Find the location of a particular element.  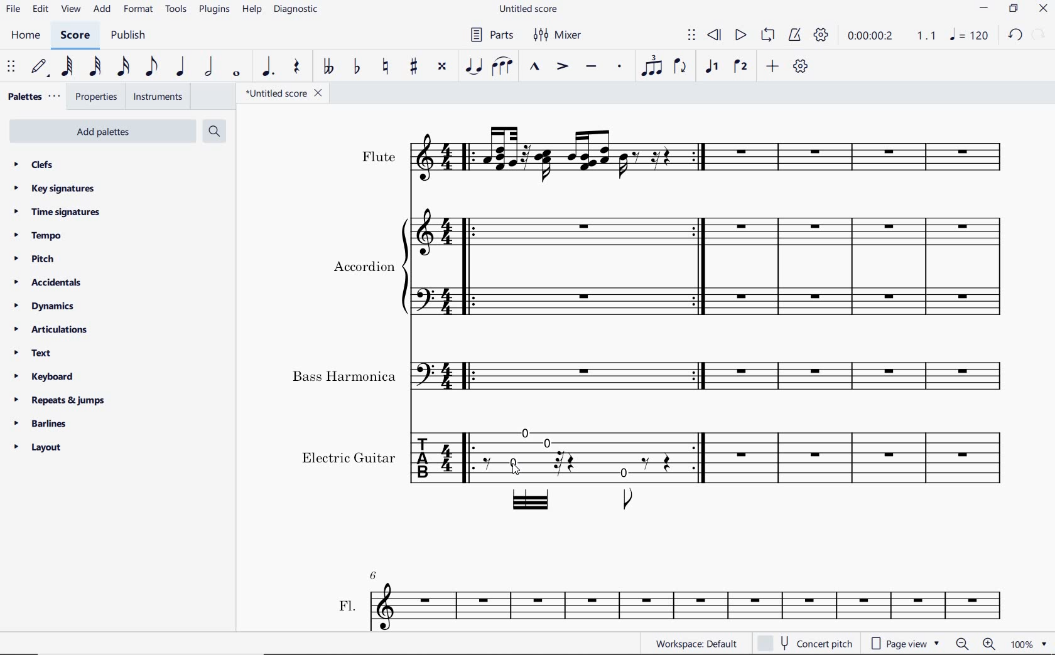

NOTE is located at coordinates (970, 35).